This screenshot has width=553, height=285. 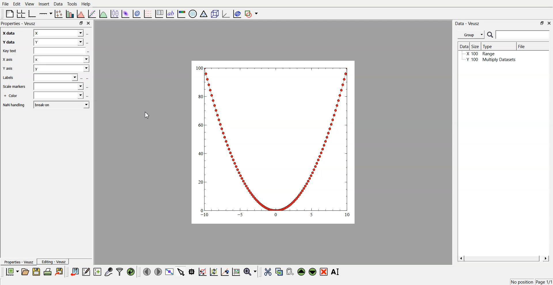 What do you see at coordinates (10, 33) in the screenshot?
I see `X-axis` at bounding box center [10, 33].